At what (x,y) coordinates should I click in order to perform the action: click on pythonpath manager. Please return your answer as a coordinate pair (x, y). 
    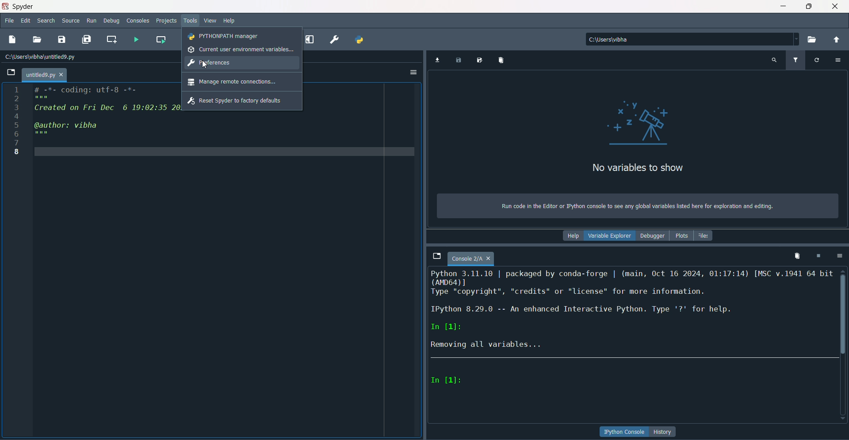
    Looking at the image, I should click on (224, 37).